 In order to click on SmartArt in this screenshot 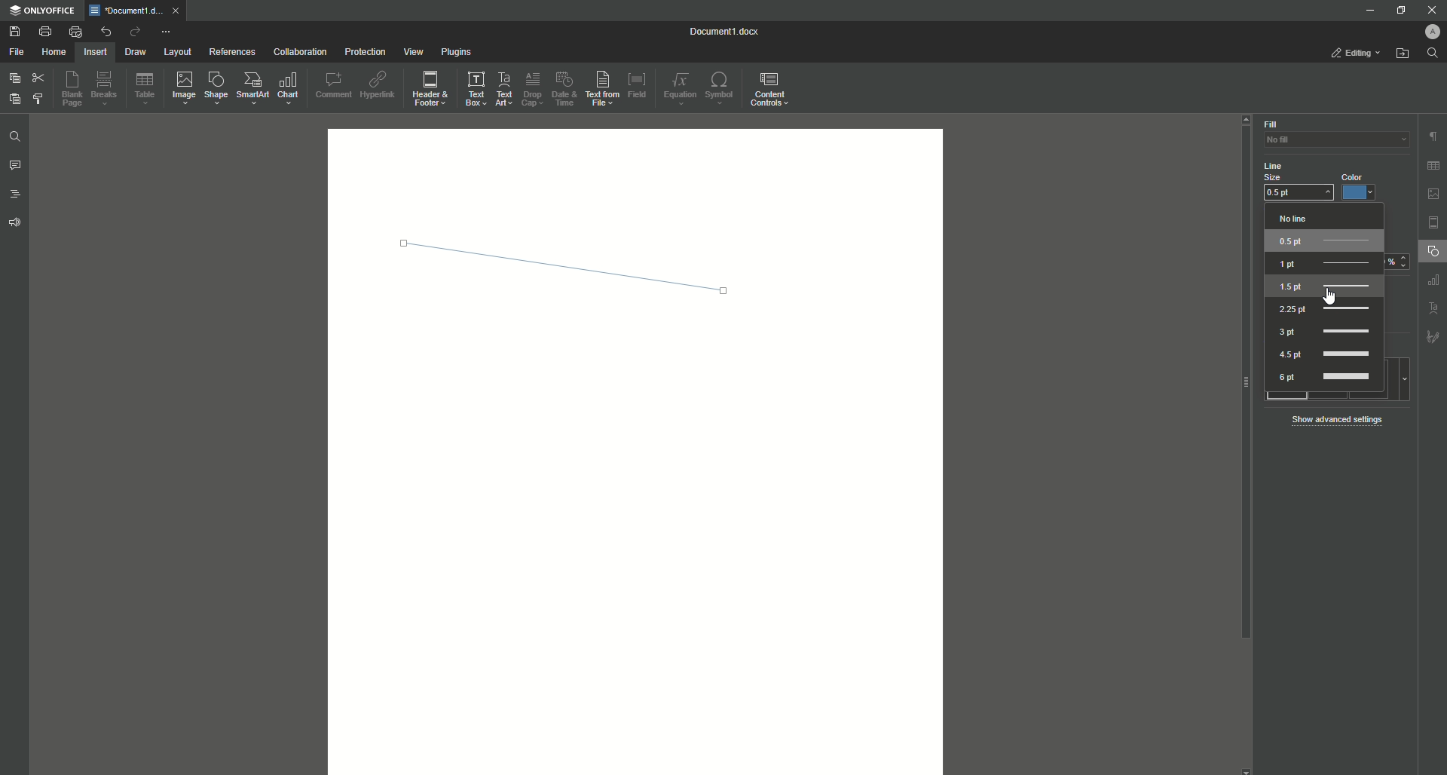, I will do `click(253, 89)`.